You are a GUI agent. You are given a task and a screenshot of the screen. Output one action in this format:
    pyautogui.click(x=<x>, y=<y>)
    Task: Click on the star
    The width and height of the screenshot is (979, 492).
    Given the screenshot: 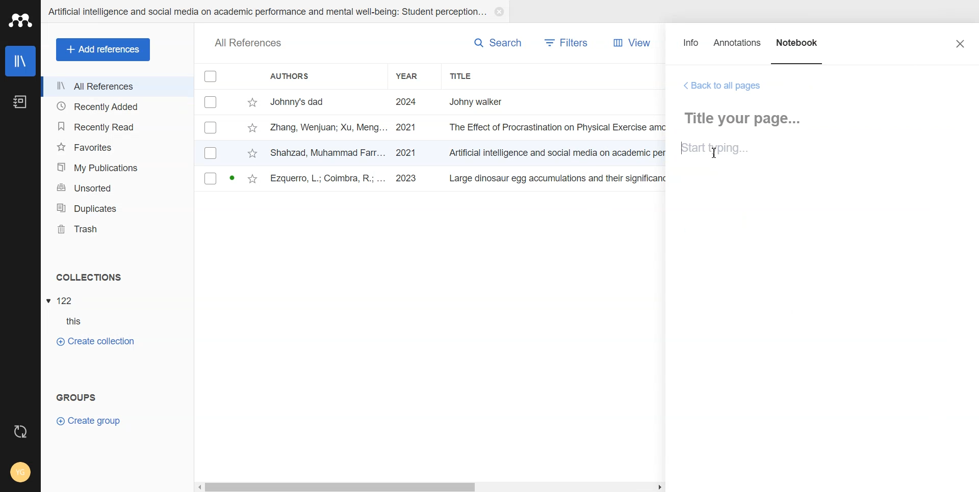 What is the action you would take?
    pyautogui.click(x=252, y=154)
    